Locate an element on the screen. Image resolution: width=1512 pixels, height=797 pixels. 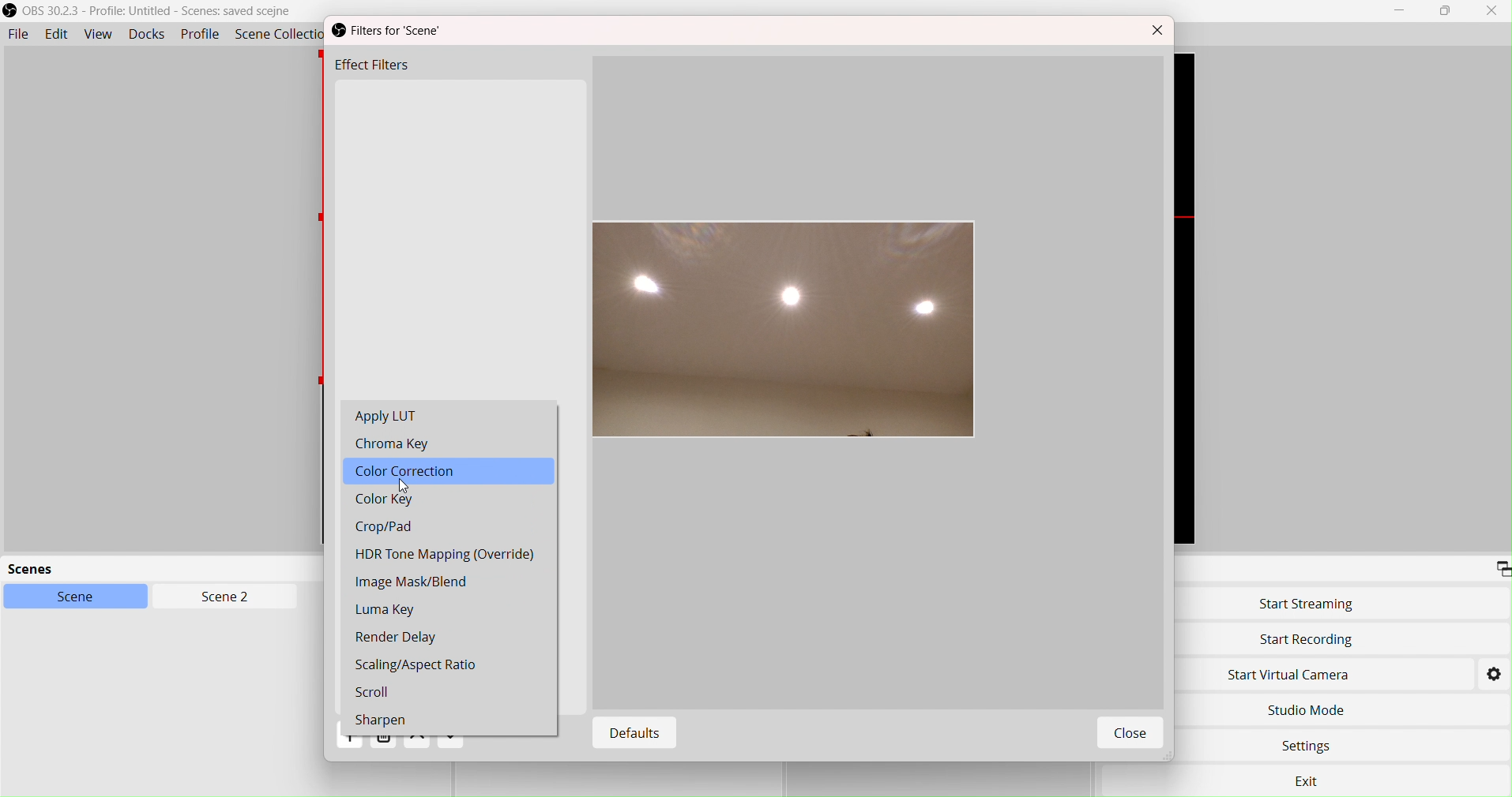
Color Key is located at coordinates (386, 502).